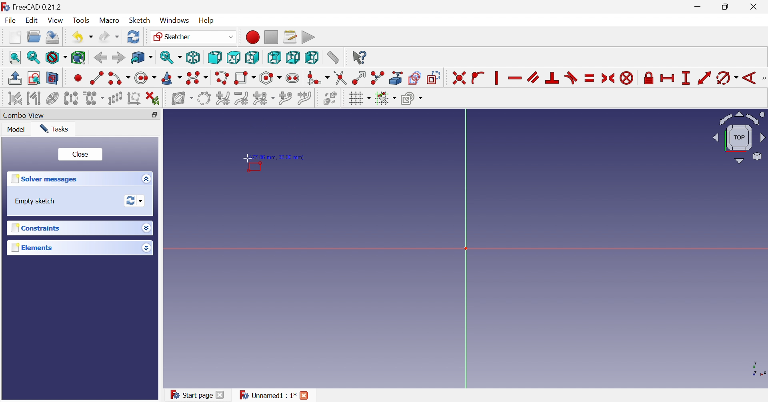 Image resolution: width=768 pixels, height=402 pixels. What do you see at coordinates (626, 78) in the screenshot?
I see `Constrain block` at bounding box center [626, 78].